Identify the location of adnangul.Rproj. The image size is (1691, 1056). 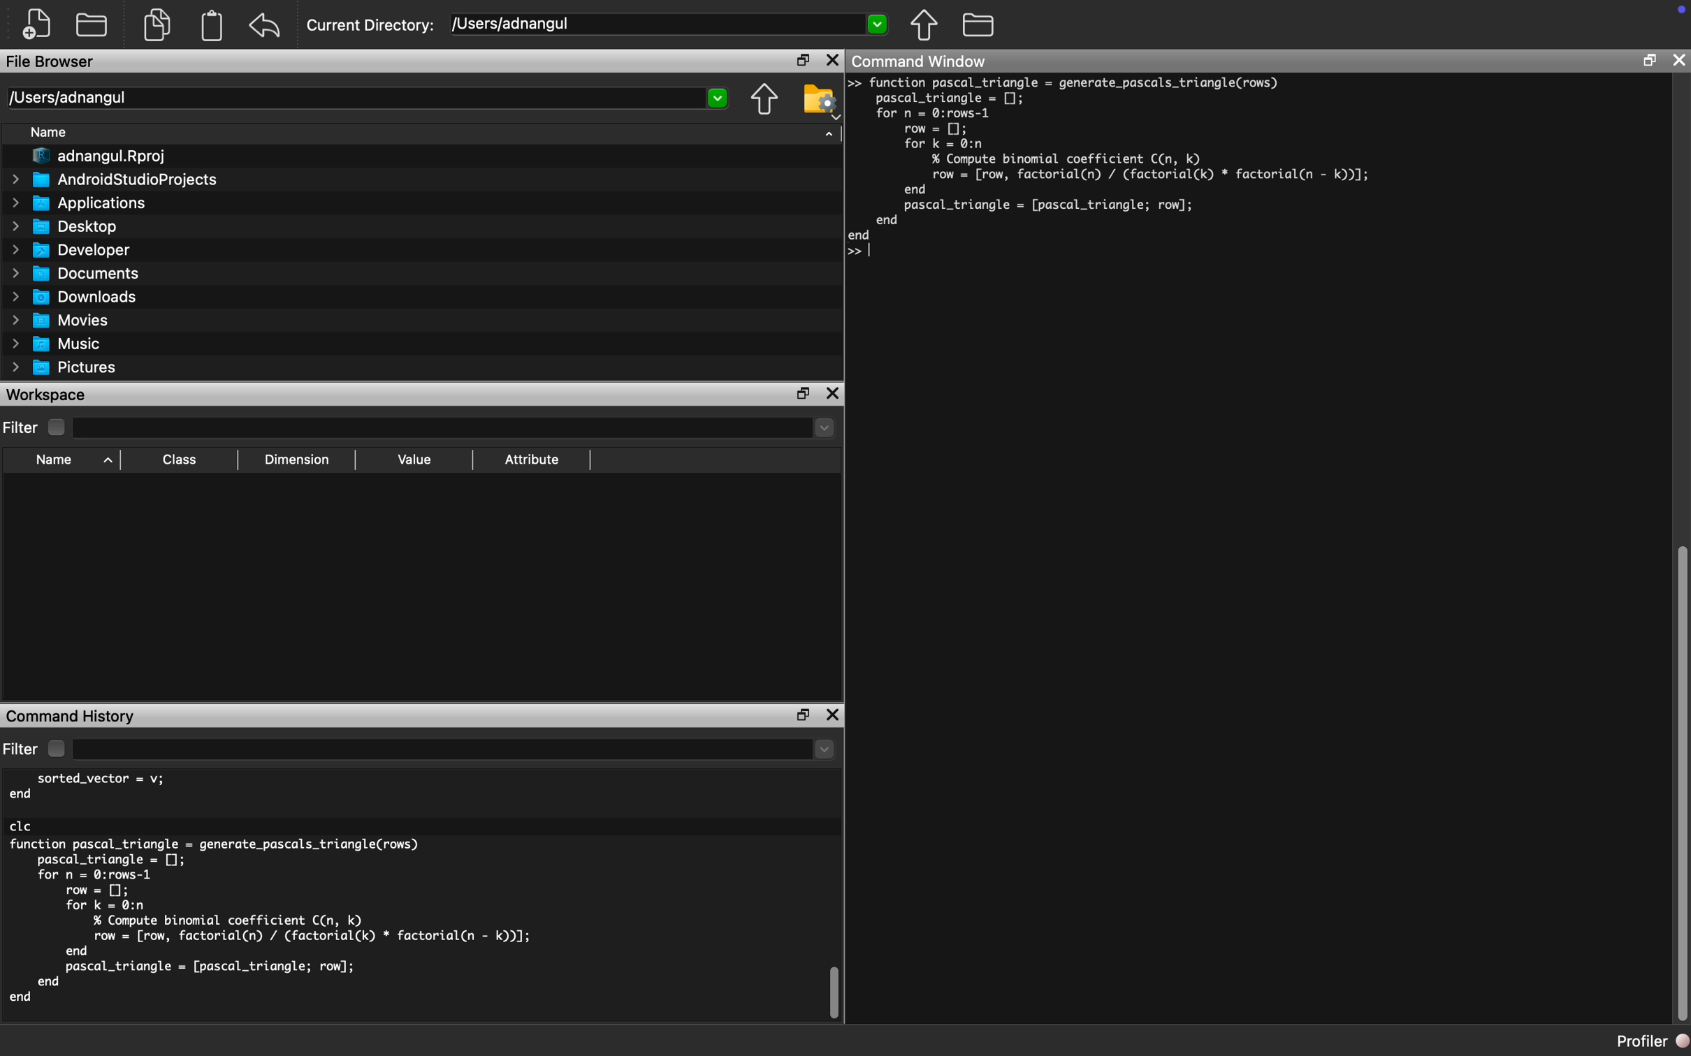
(99, 156).